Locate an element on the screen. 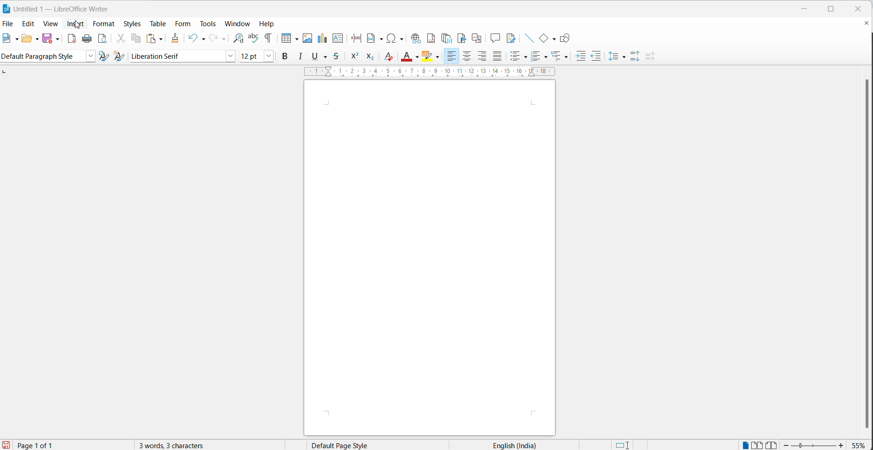 The image size is (873, 450). toggle unordered list options is located at coordinates (526, 56).